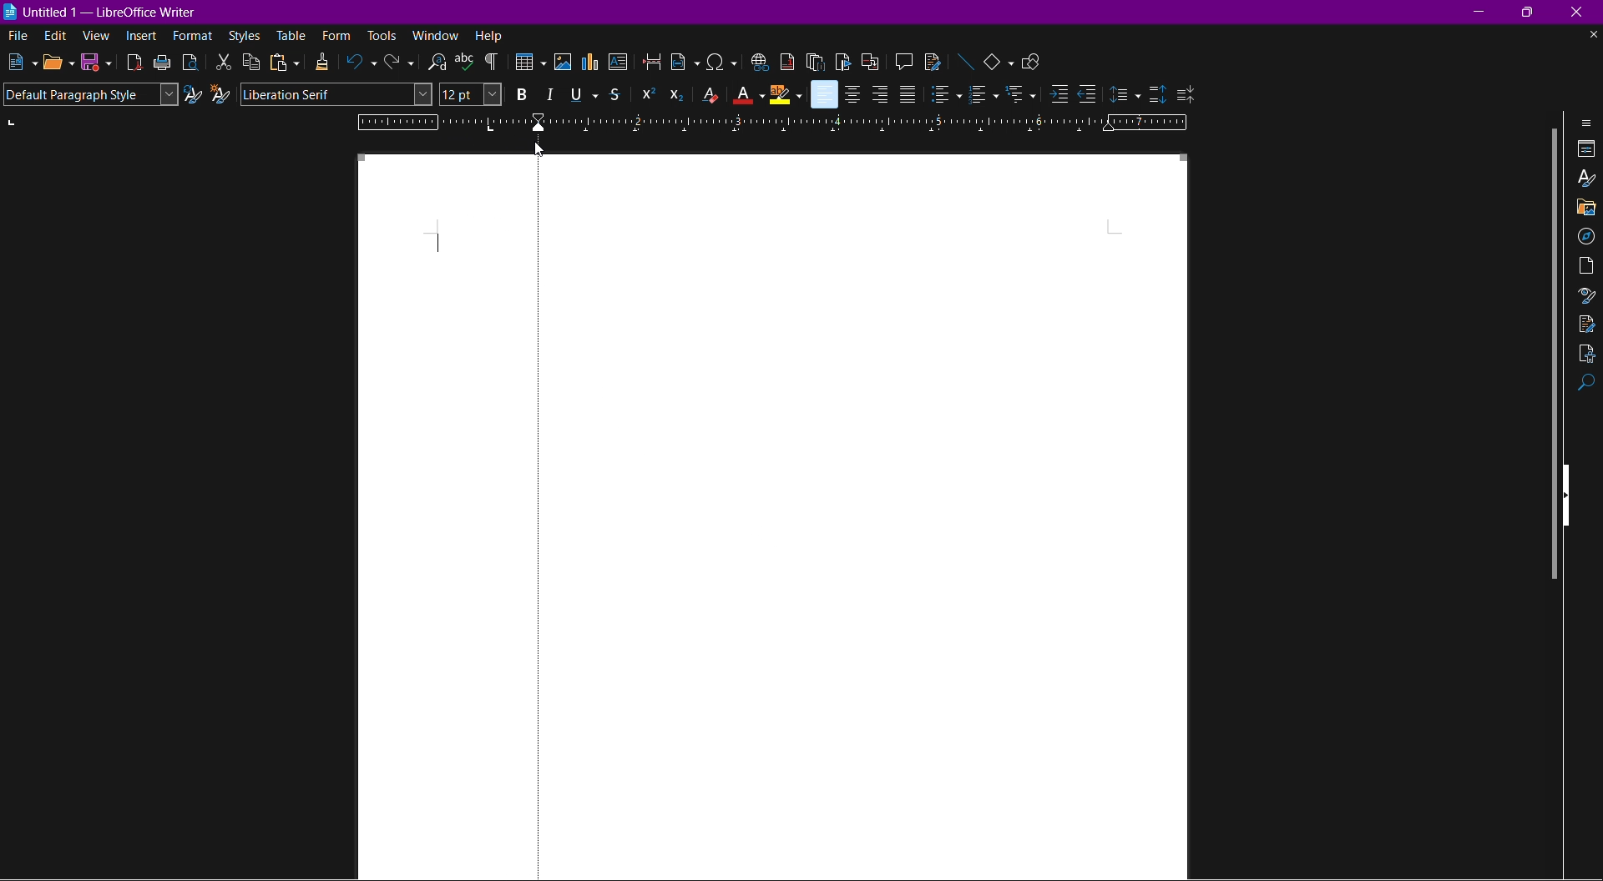  Describe the element at coordinates (435, 243) in the screenshot. I see `cursor` at that location.